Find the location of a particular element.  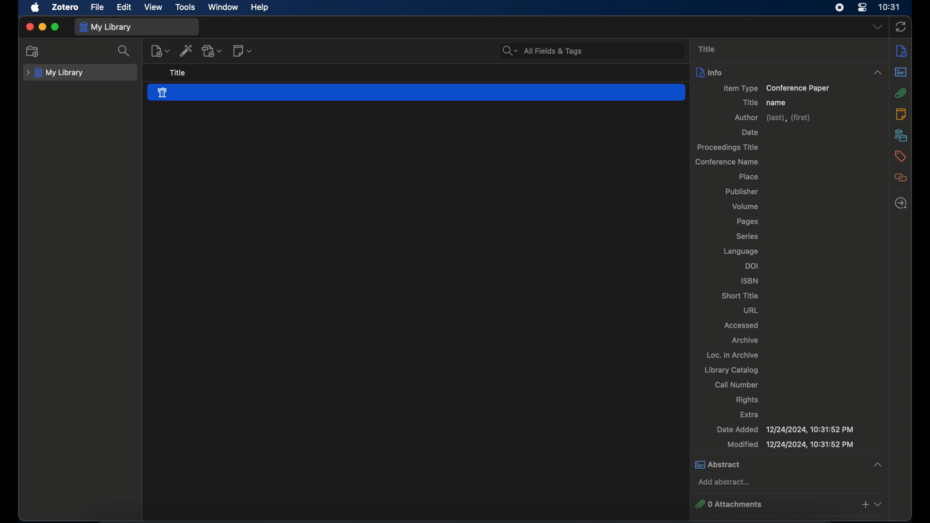

libraries is located at coordinates (901, 135).